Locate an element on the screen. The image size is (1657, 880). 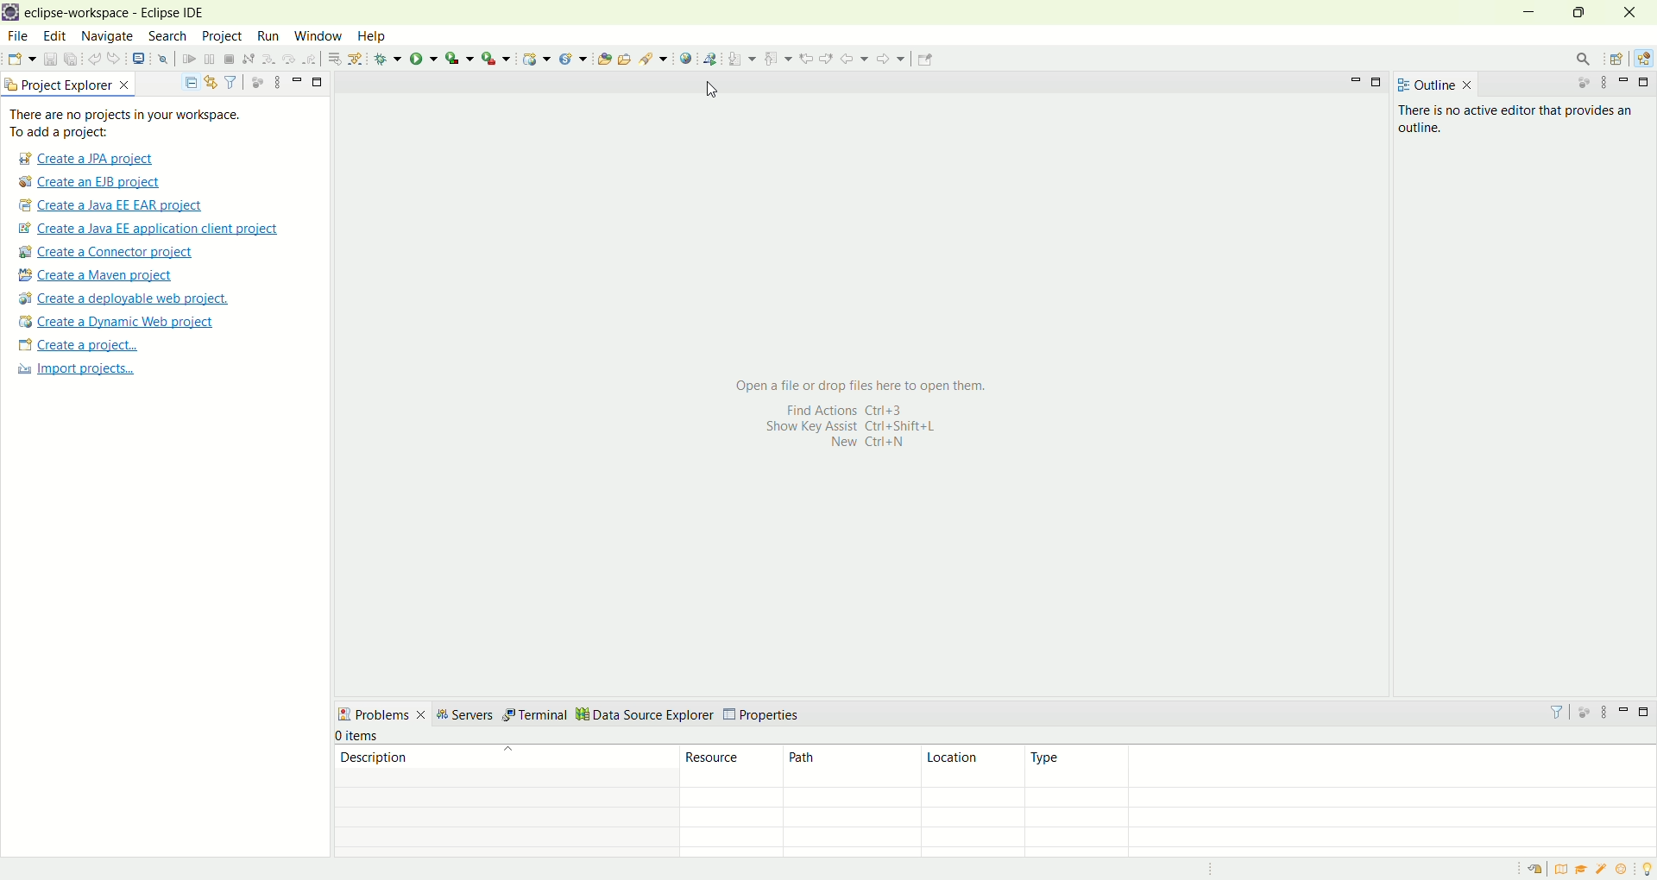
file is located at coordinates (16, 37).